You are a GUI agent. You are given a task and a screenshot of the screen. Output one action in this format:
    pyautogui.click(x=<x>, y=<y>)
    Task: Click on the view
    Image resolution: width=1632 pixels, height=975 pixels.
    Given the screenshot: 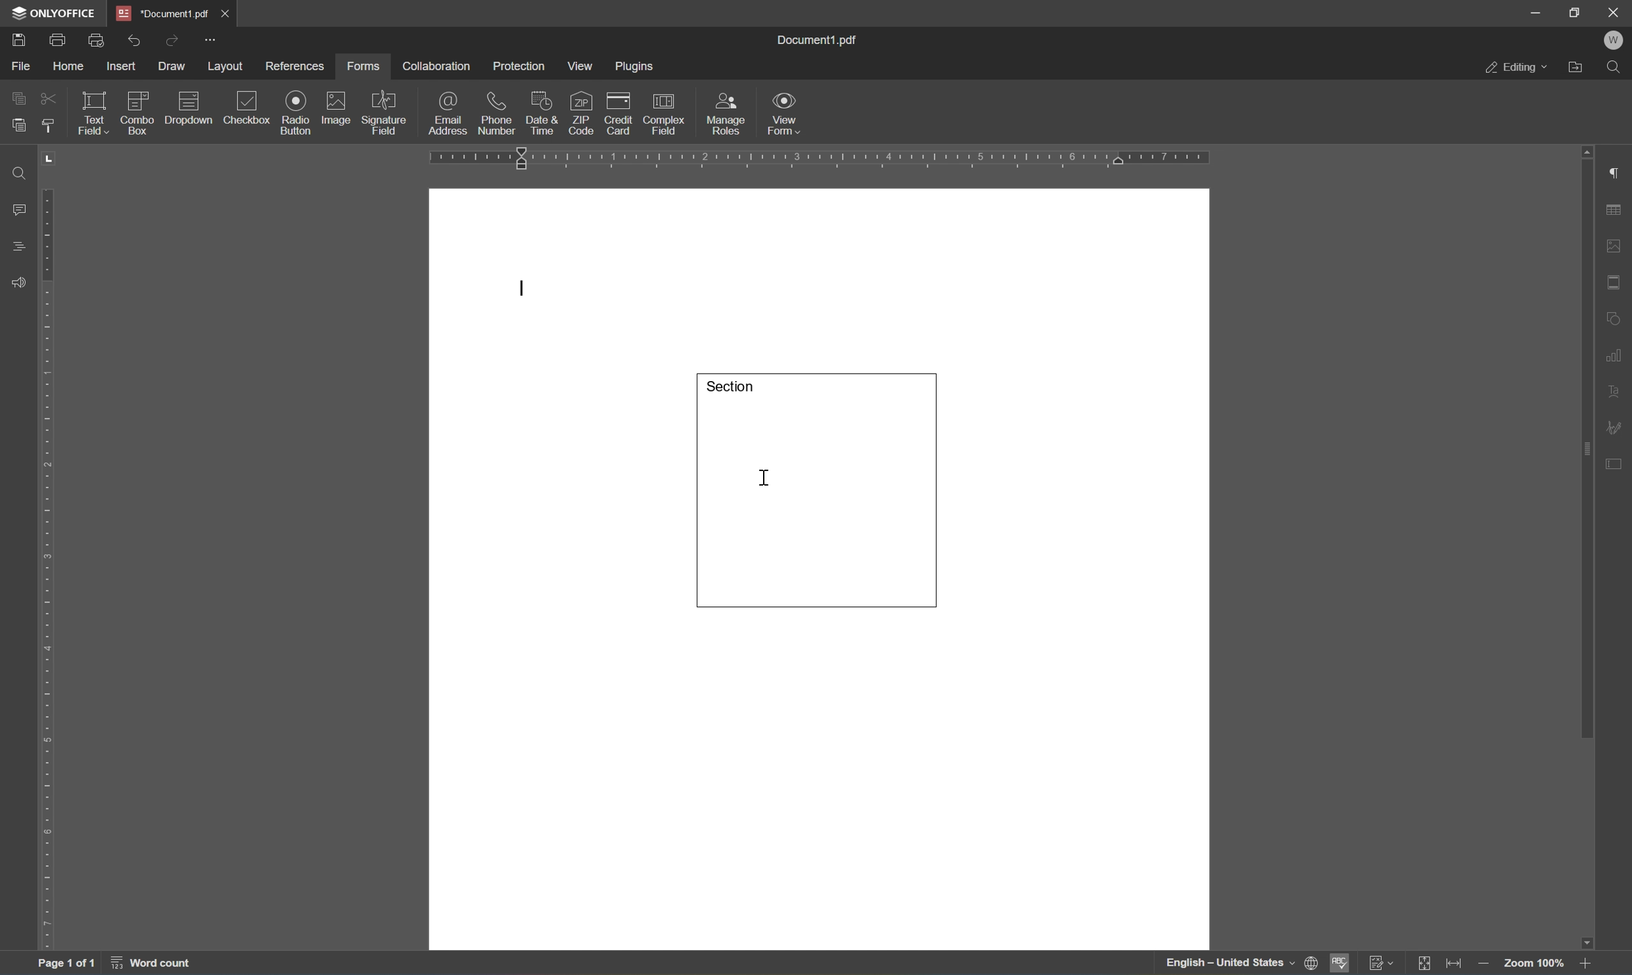 What is the action you would take?
    pyautogui.click(x=584, y=66)
    